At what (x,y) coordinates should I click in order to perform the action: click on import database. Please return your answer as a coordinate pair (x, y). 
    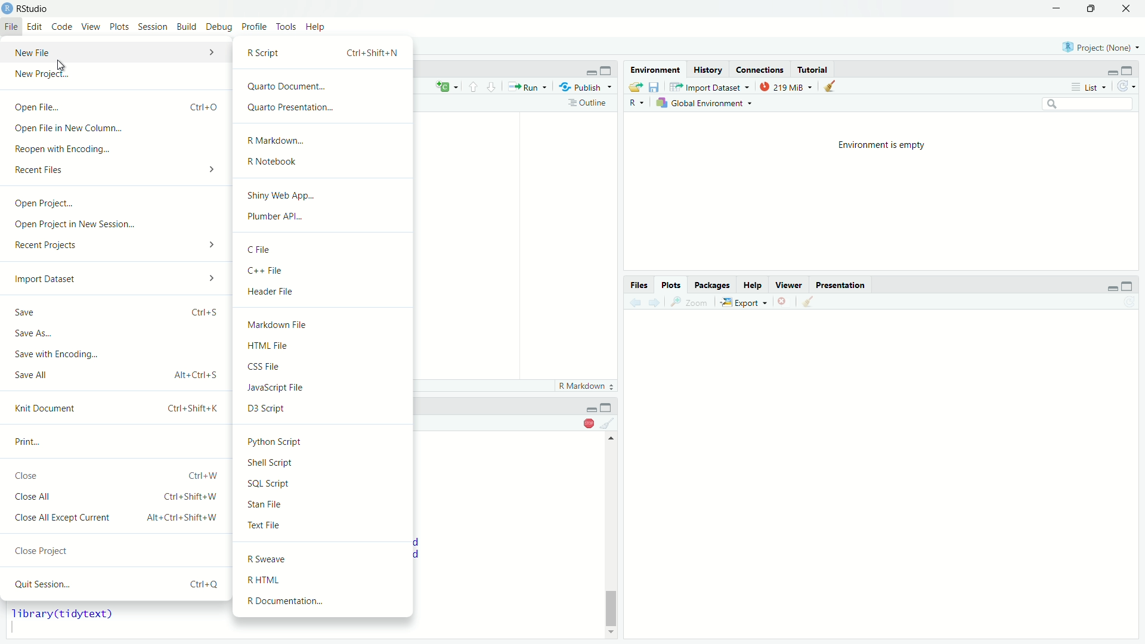
    Looking at the image, I should click on (710, 87).